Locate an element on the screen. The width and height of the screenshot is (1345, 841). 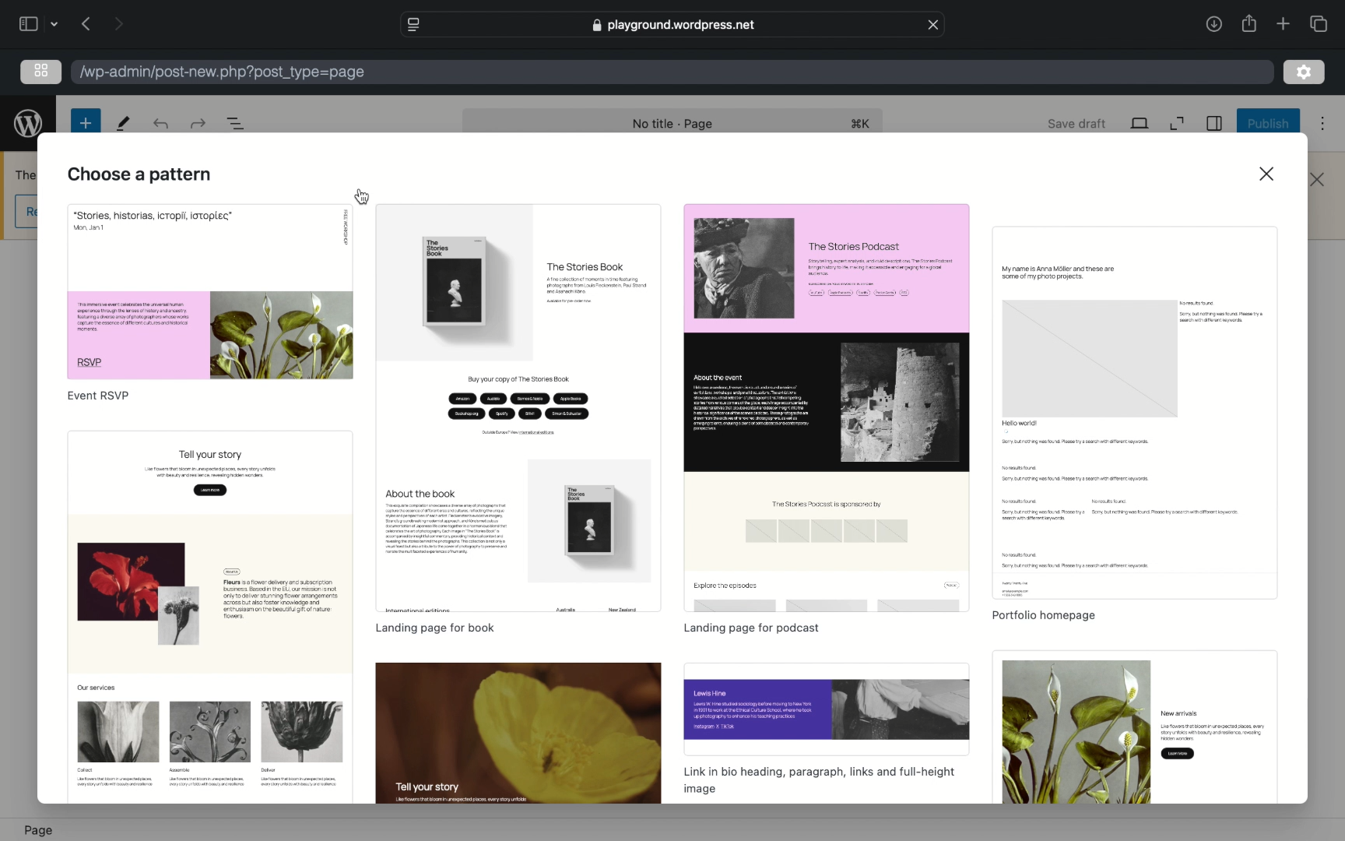
dropdown is located at coordinates (54, 23).